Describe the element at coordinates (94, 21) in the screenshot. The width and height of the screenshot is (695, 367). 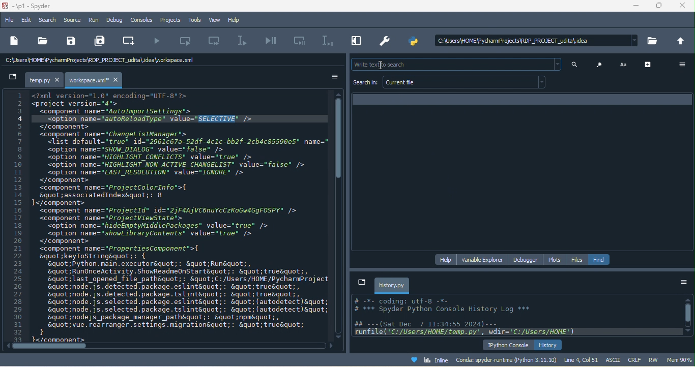
I see `run` at that location.